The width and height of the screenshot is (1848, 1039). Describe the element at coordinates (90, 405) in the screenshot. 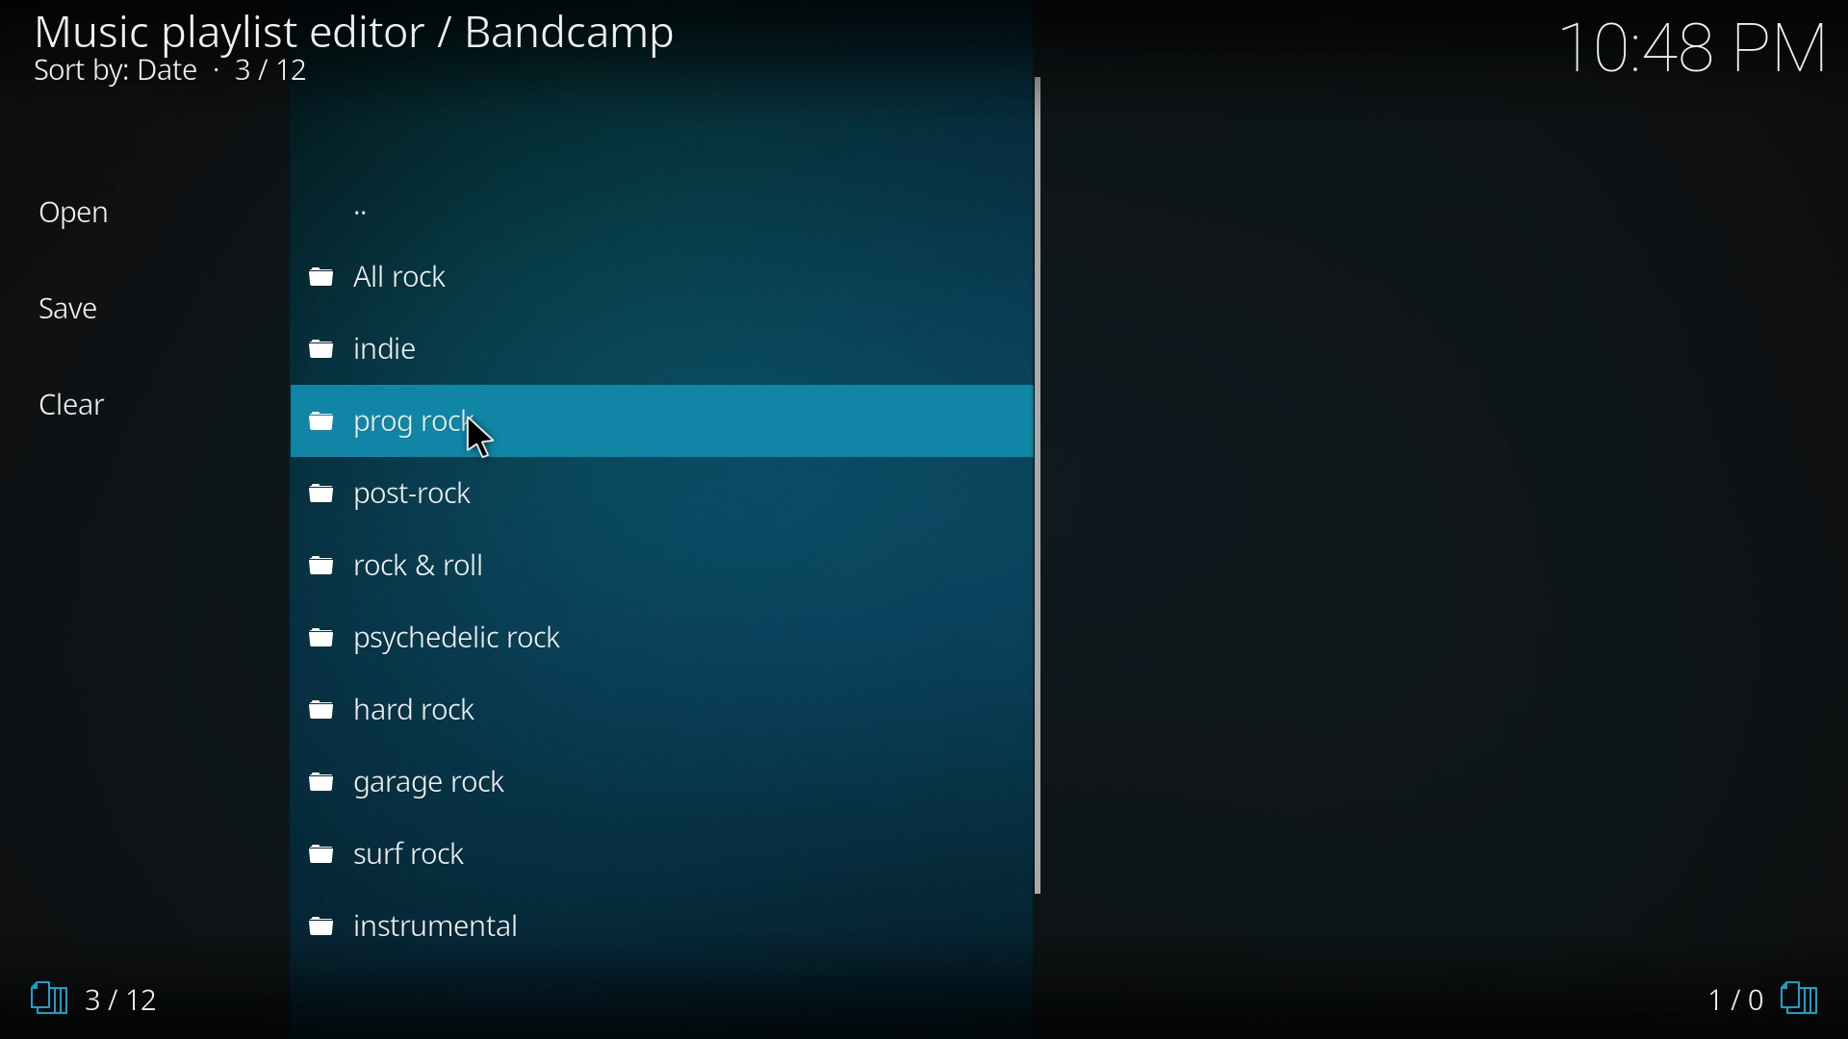

I see `Clear` at that location.